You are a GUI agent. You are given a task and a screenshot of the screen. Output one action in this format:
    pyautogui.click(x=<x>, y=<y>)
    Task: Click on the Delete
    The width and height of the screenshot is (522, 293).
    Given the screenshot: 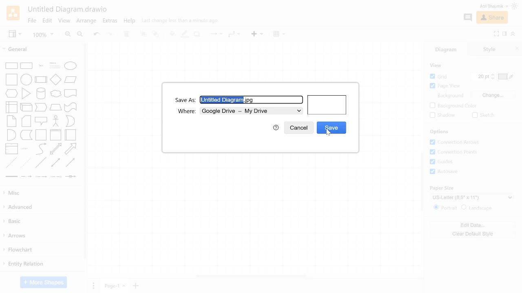 What is the action you would take?
    pyautogui.click(x=126, y=35)
    